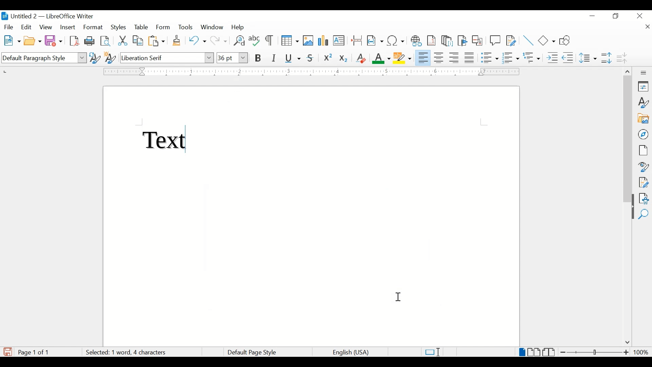 This screenshot has height=367, width=652. Describe the element at coordinates (54, 40) in the screenshot. I see `save ` at that location.